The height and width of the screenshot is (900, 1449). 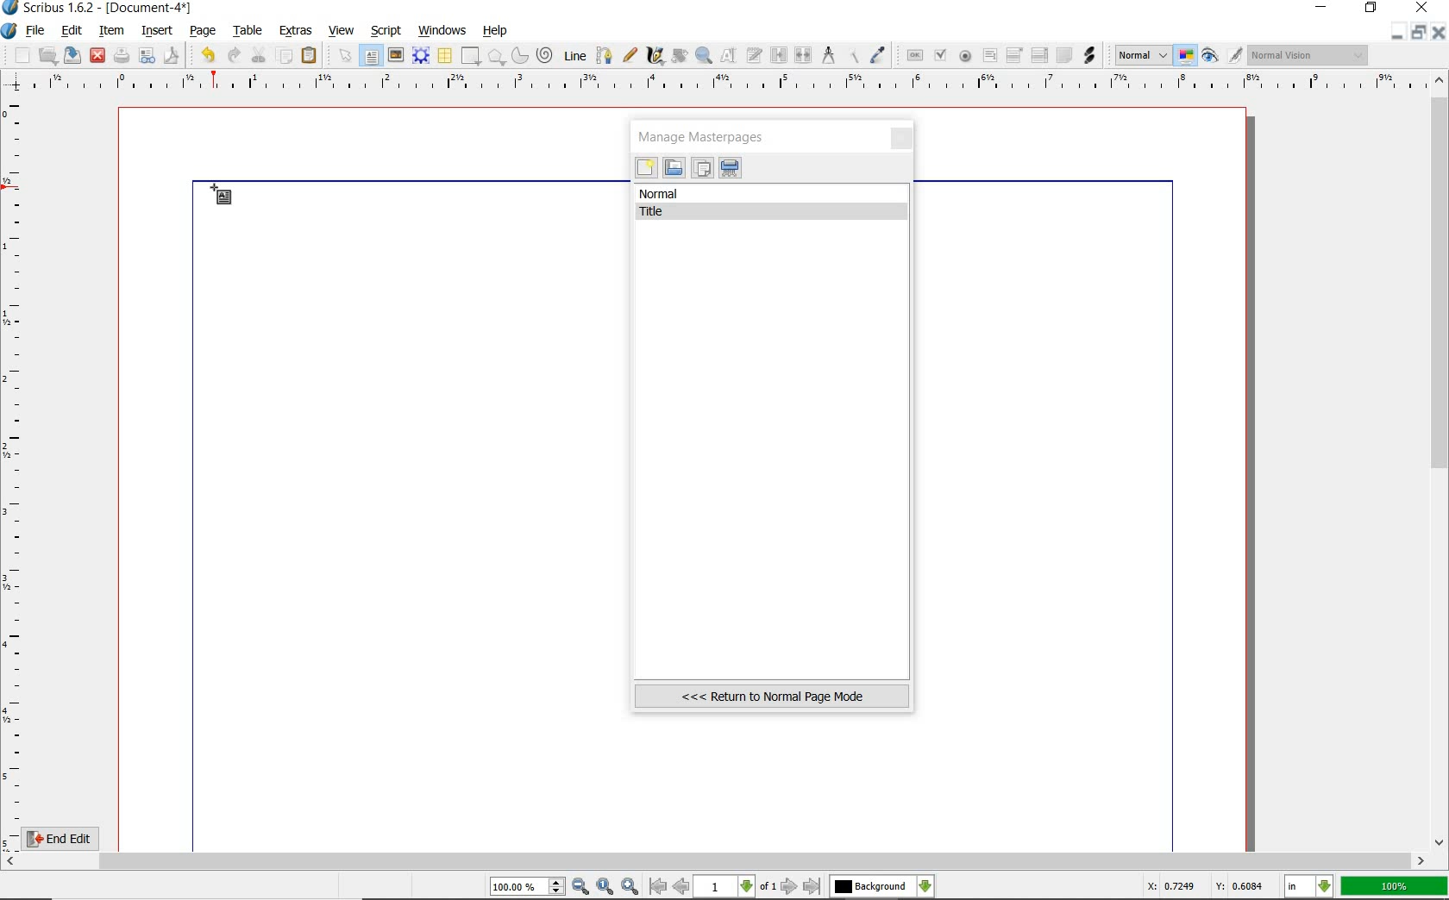 I want to click on table, so click(x=444, y=56).